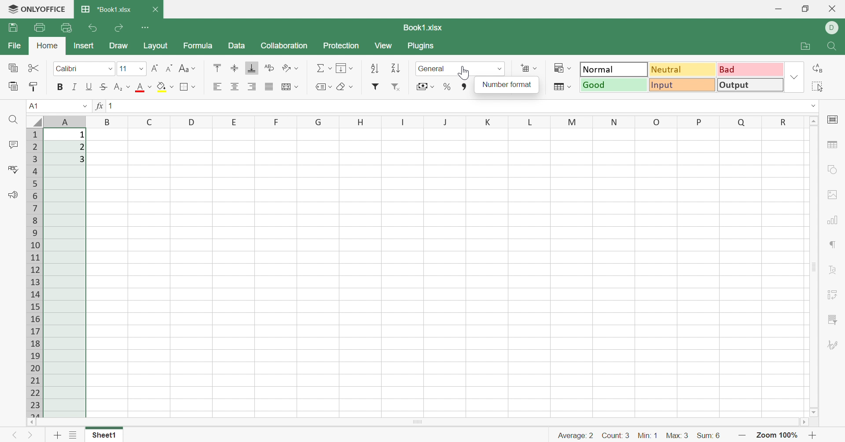  Describe the element at coordinates (833, 9) in the screenshot. I see `Close` at that location.